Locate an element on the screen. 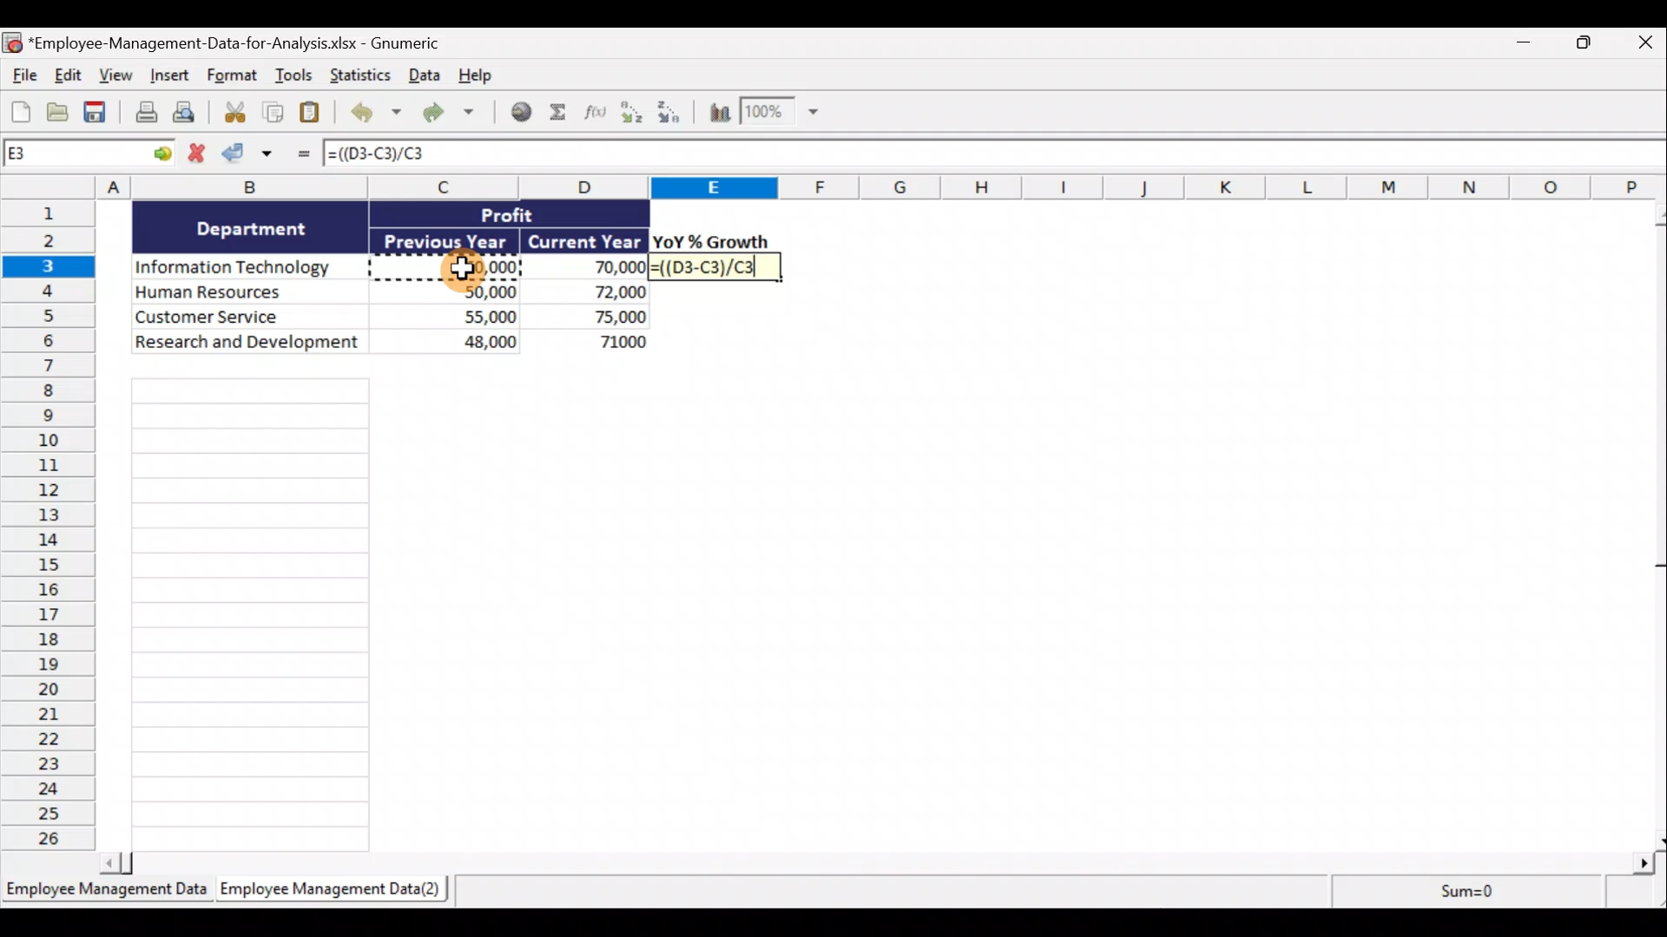 The height and width of the screenshot is (937, 1667). Sum into the current cell is located at coordinates (563, 114).